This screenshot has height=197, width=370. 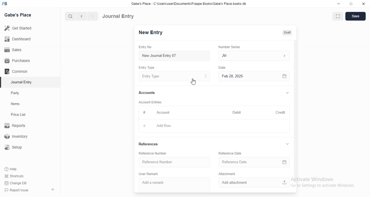 What do you see at coordinates (351, 3) in the screenshot?
I see `restore` at bounding box center [351, 3].